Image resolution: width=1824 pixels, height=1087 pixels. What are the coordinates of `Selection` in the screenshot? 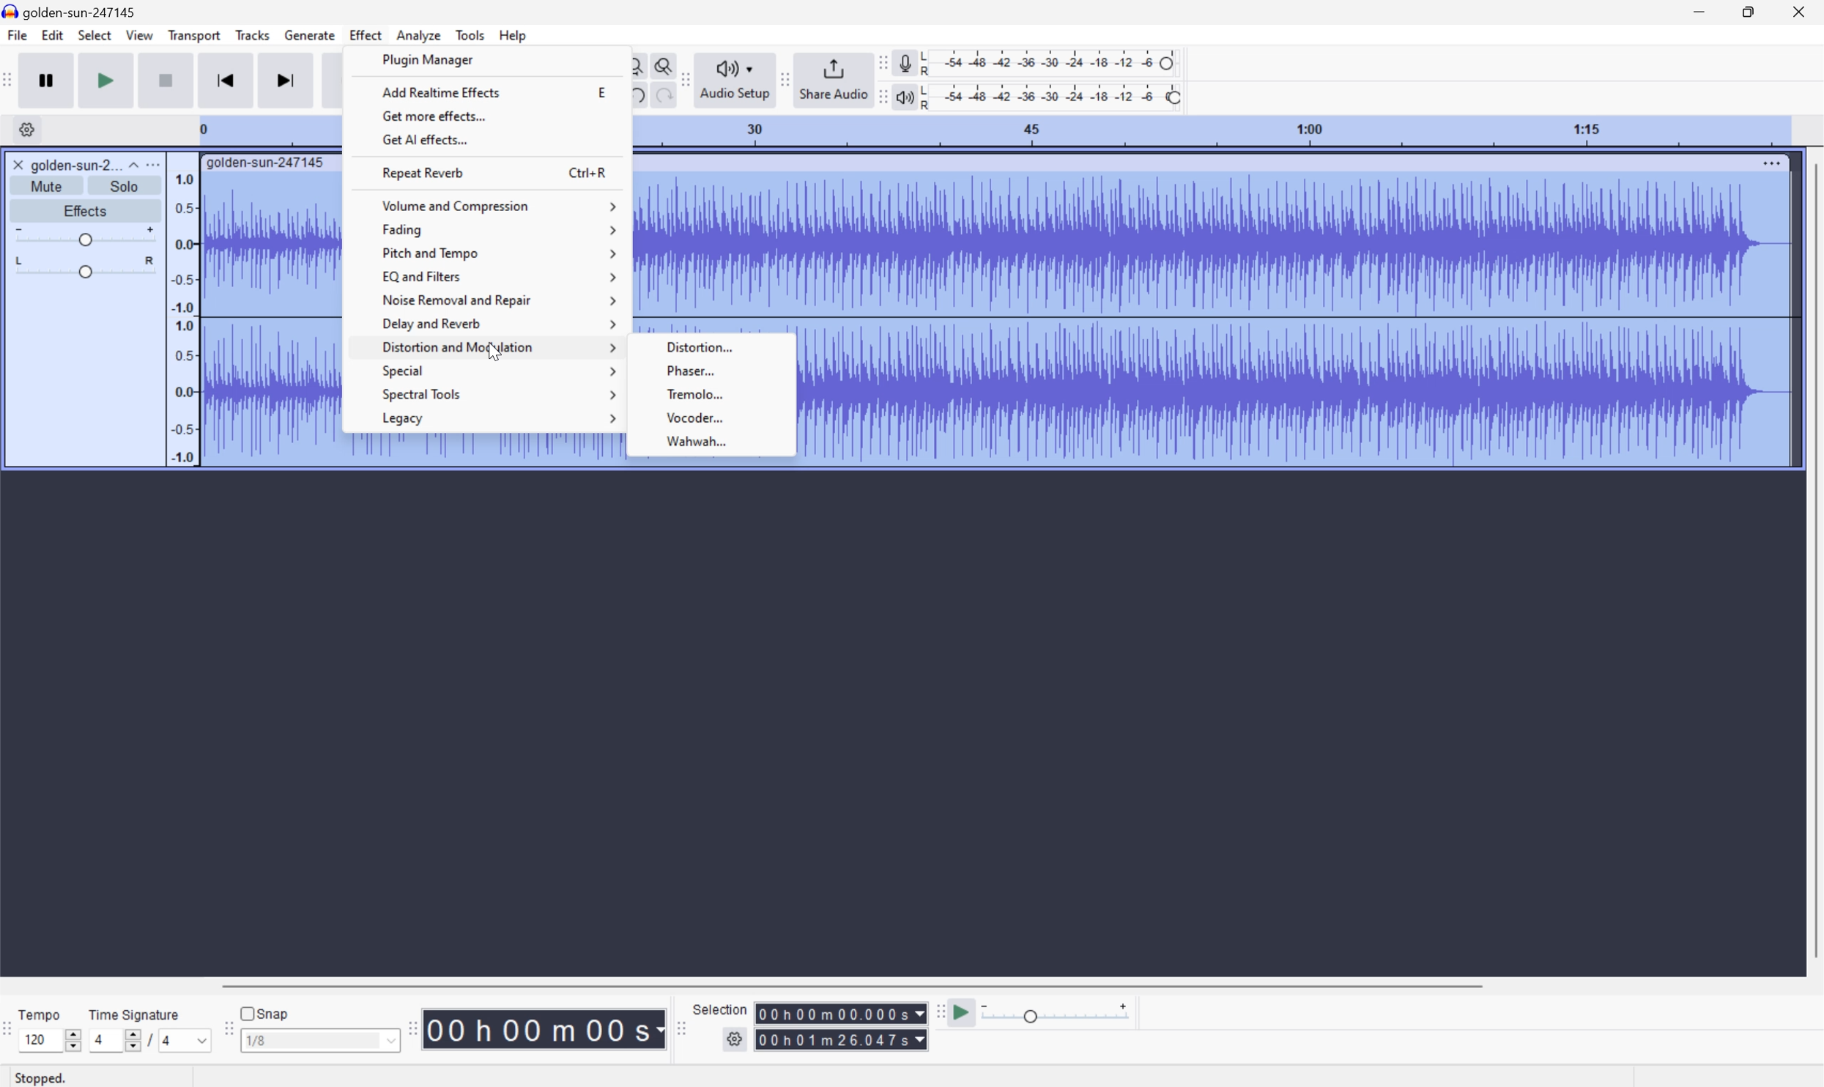 It's located at (839, 1013).